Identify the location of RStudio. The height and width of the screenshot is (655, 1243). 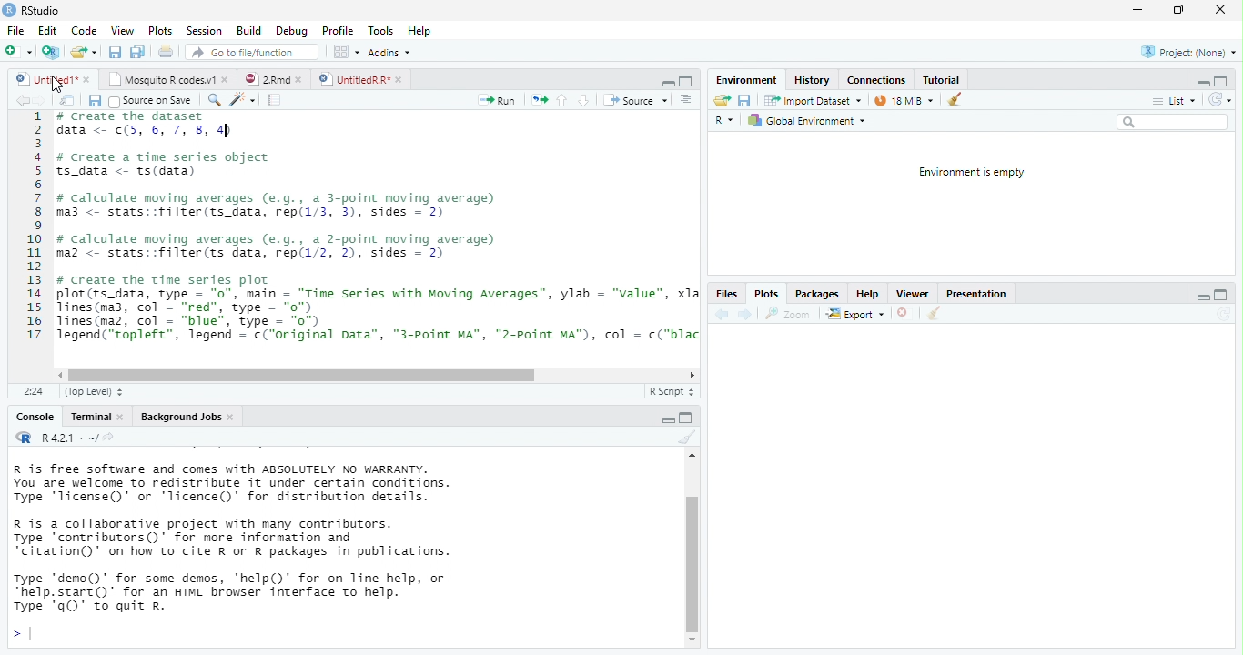
(33, 9).